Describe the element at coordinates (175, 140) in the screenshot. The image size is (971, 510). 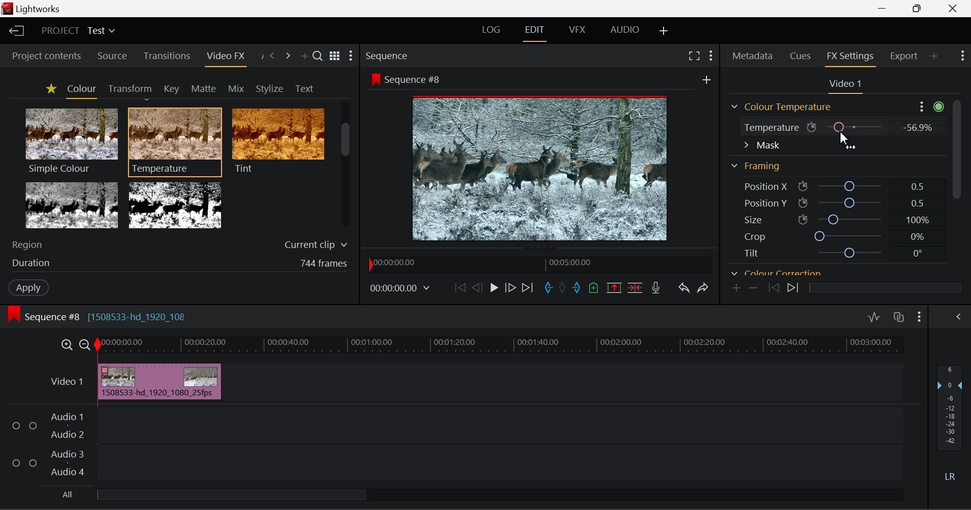
I see `Temperature` at that location.